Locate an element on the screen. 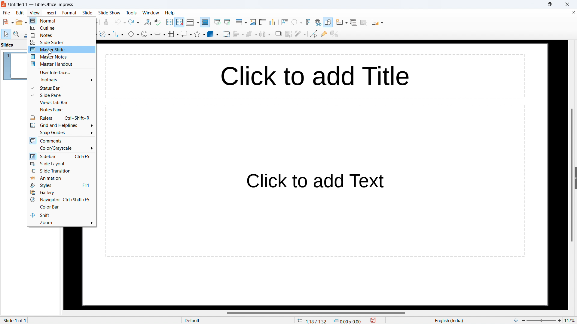 This screenshot has width=577, height=324. slide layout is located at coordinates (62, 164).